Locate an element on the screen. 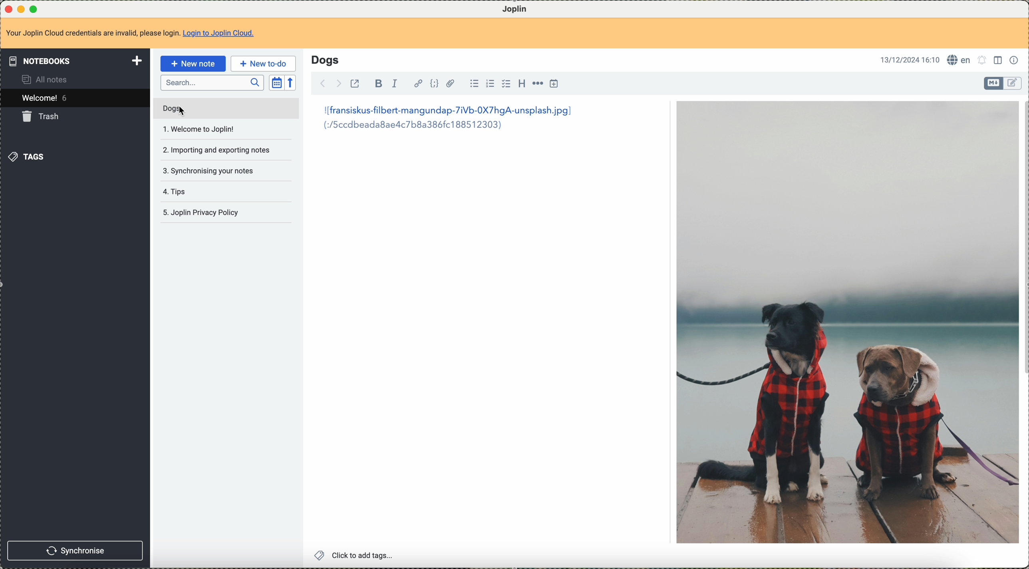  mouse down on dogs note is located at coordinates (226, 109).